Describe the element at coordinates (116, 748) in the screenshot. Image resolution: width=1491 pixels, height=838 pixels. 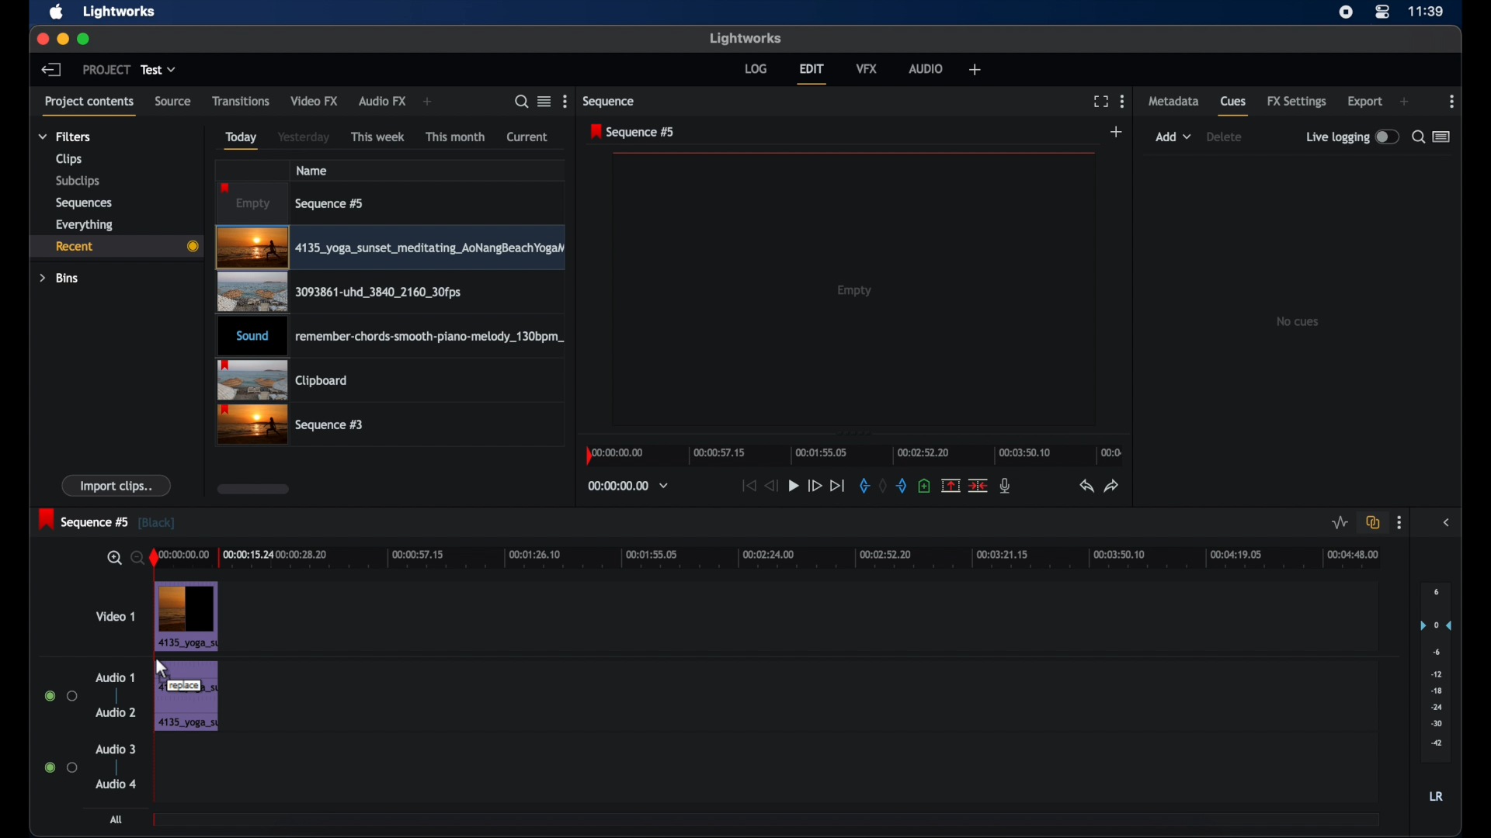
I see `audio 3` at that location.